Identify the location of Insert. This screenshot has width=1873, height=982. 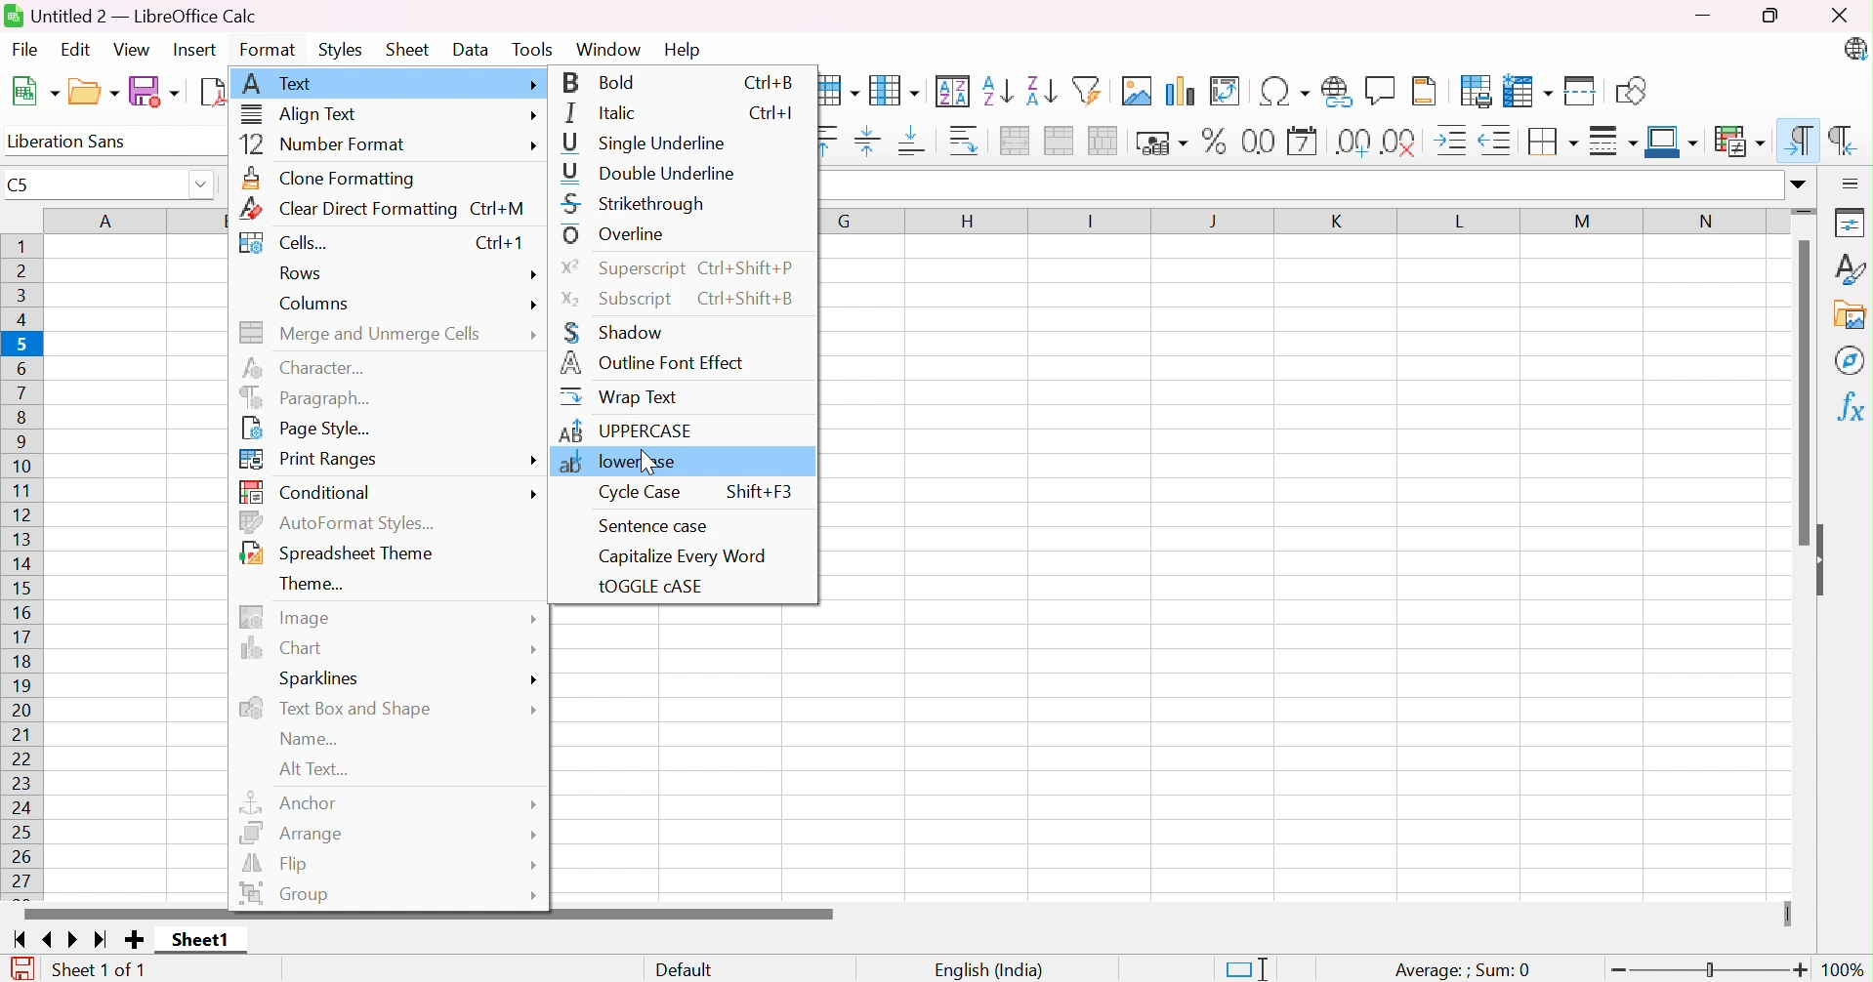
(196, 51).